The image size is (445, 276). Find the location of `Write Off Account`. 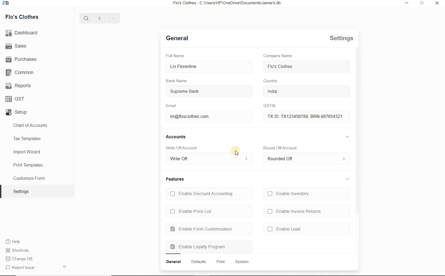

Write Off Account is located at coordinates (181, 148).